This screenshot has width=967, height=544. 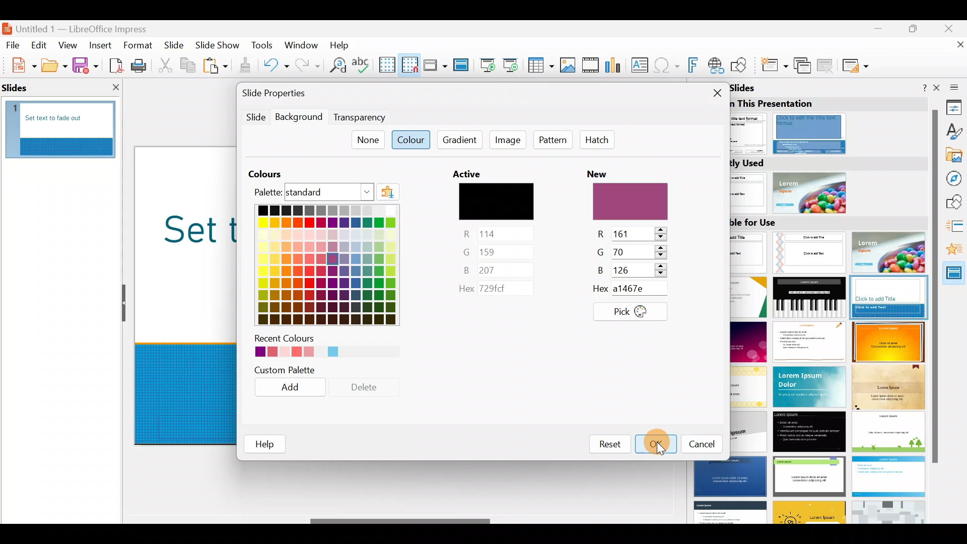 What do you see at coordinates (741, 65) in the screenshot?
I see `Show draw functions` at bounding box center [741, 65].